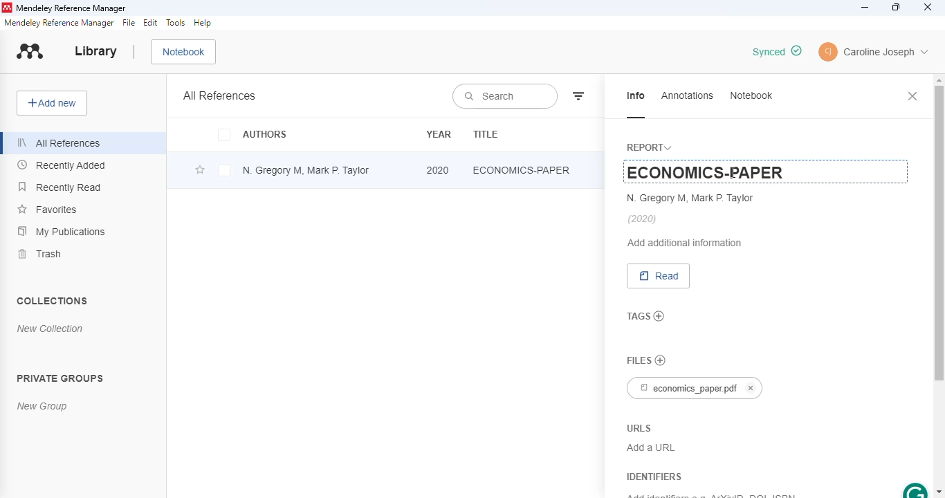 Image resolution: width=945 pixels, height=498 pixels. What do you see at coordinates (753, 95) in the screenshot?
I see `notebook` at bounding box center [753, 95].